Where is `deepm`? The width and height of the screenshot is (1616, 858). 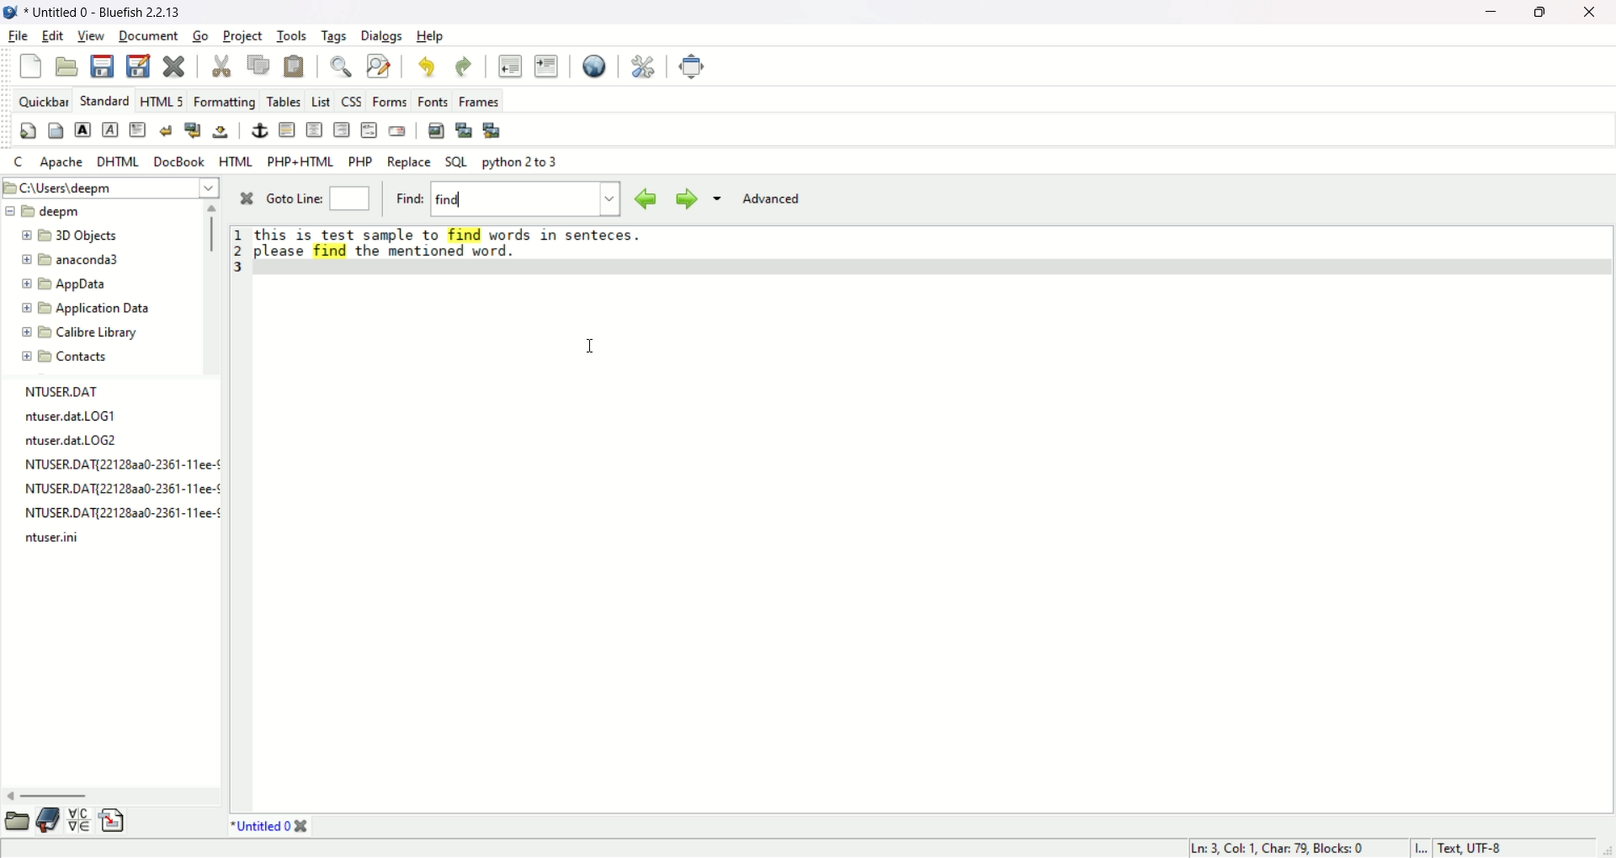 deepm is located at coordinates (47, 212).